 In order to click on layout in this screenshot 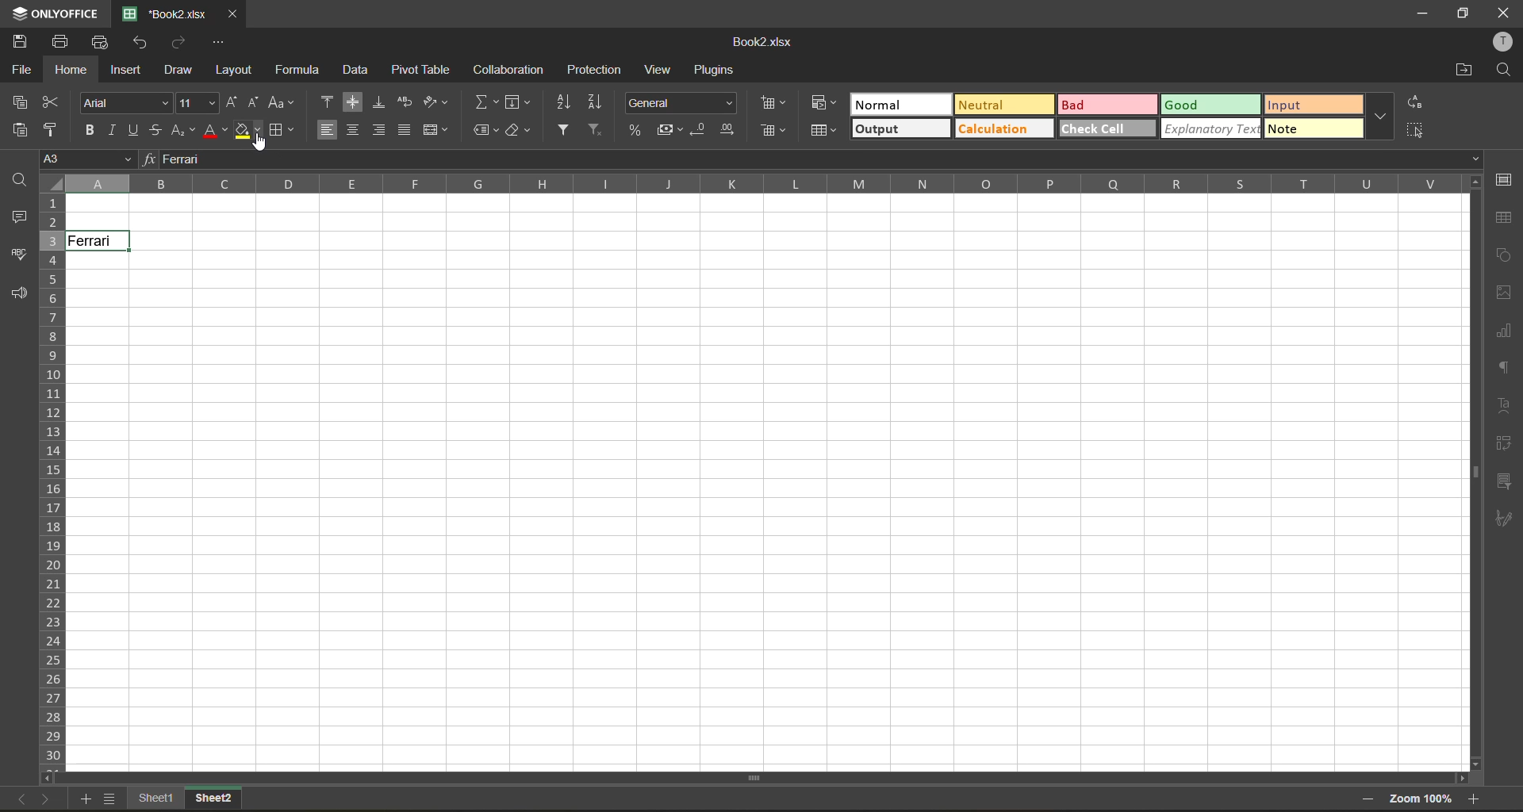, I will do `click(233, 70)`.